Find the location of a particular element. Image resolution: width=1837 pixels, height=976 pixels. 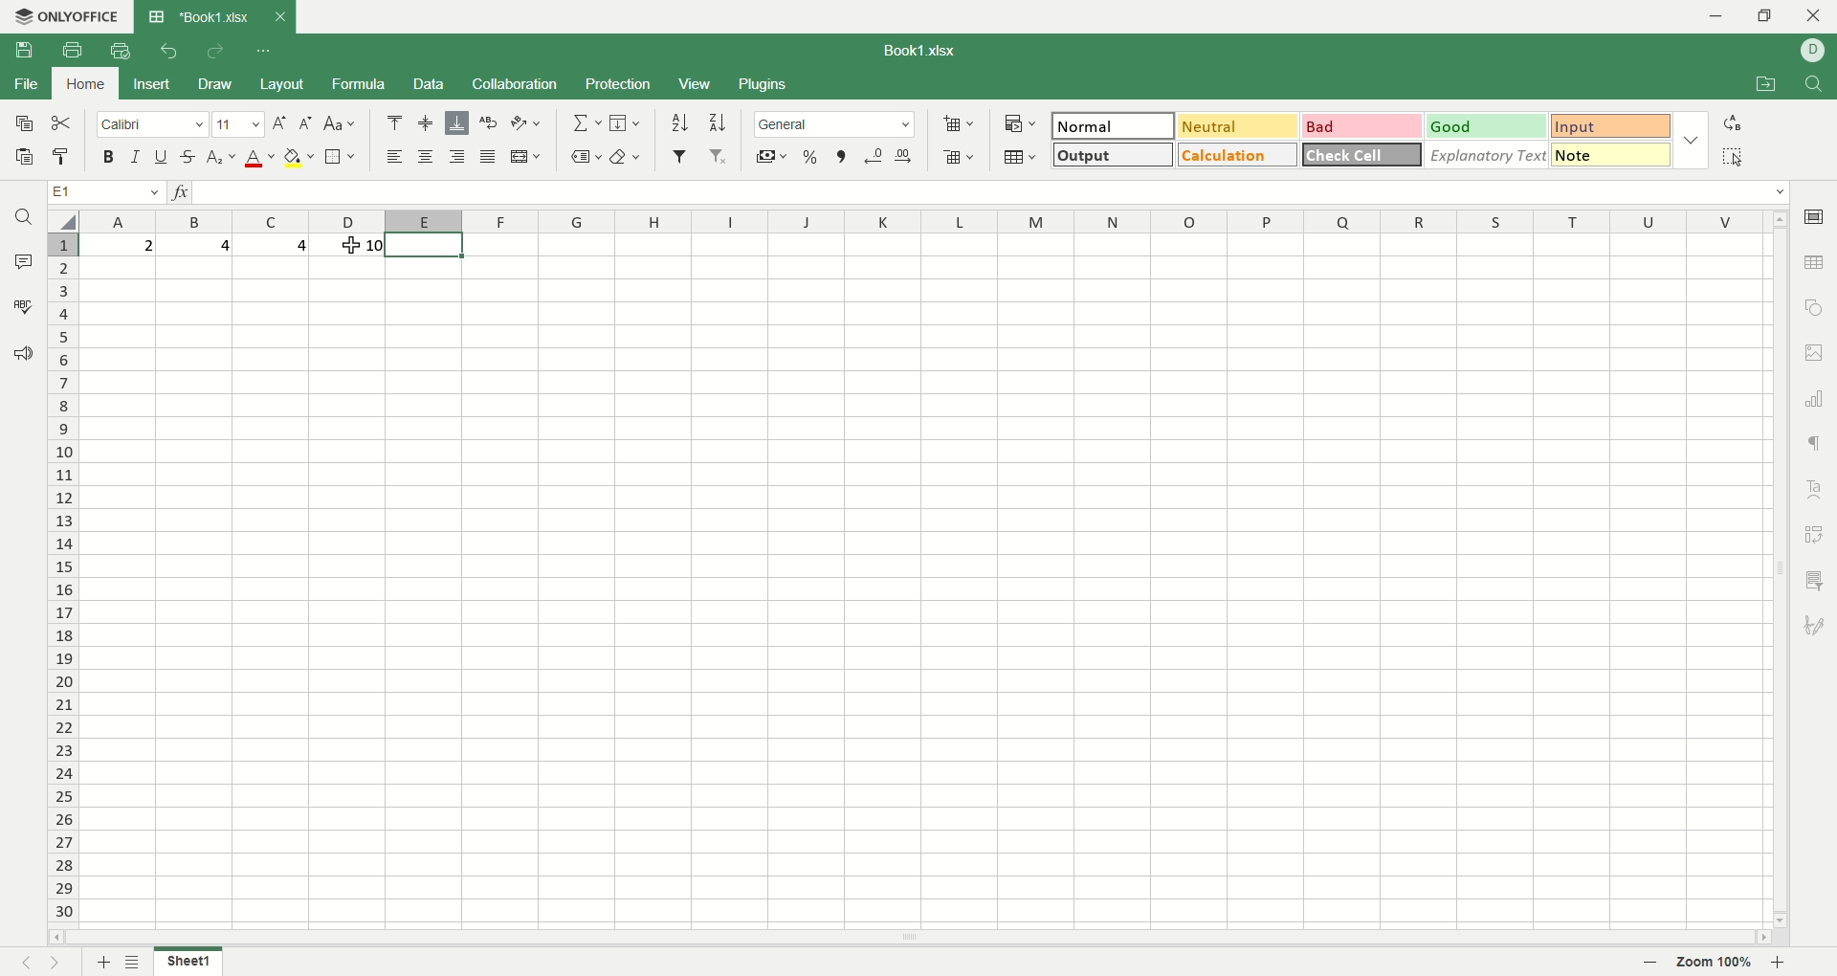

named ranges is located at coordinates (583, 156).